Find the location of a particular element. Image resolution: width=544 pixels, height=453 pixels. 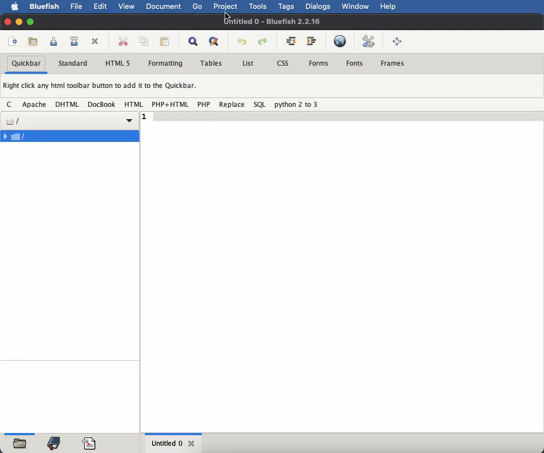

php is located at coordinates (203, 104).